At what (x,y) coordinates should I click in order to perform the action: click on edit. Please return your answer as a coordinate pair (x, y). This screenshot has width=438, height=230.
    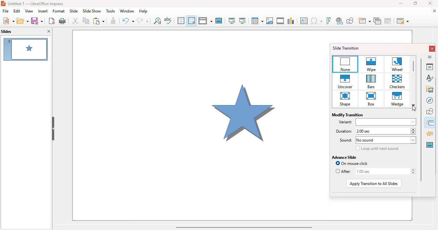
    Looking at the image, I should click on (17, 11).